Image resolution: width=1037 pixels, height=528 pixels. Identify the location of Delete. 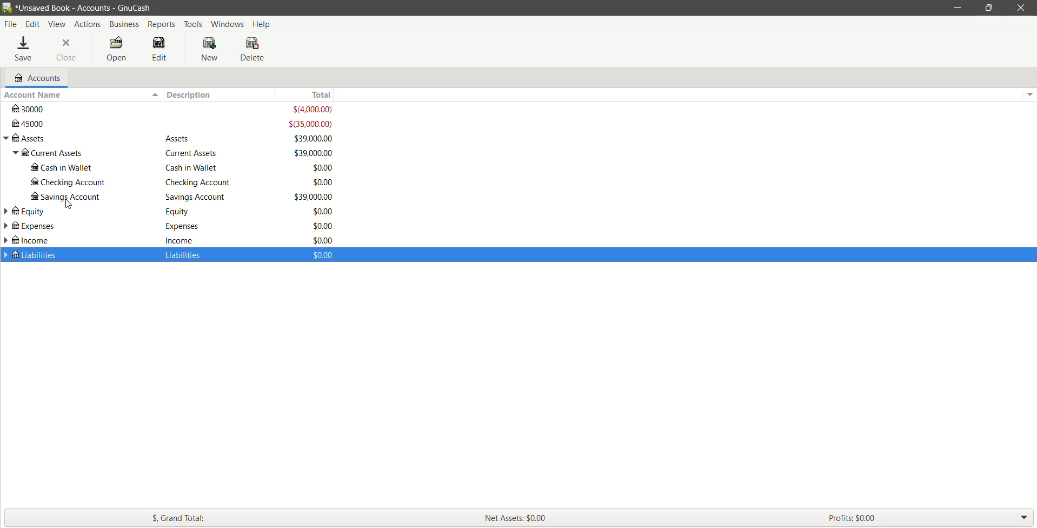
(252, 48).